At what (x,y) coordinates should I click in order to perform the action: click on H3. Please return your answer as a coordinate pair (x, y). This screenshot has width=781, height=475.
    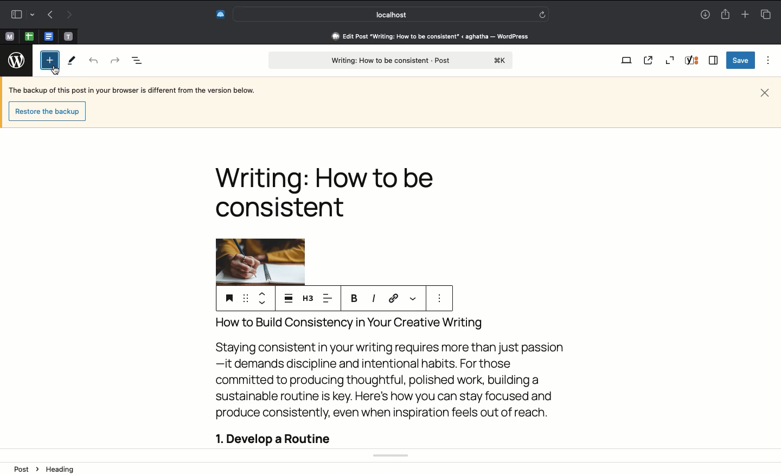
    Looking at the image, I should click on (309, 299).